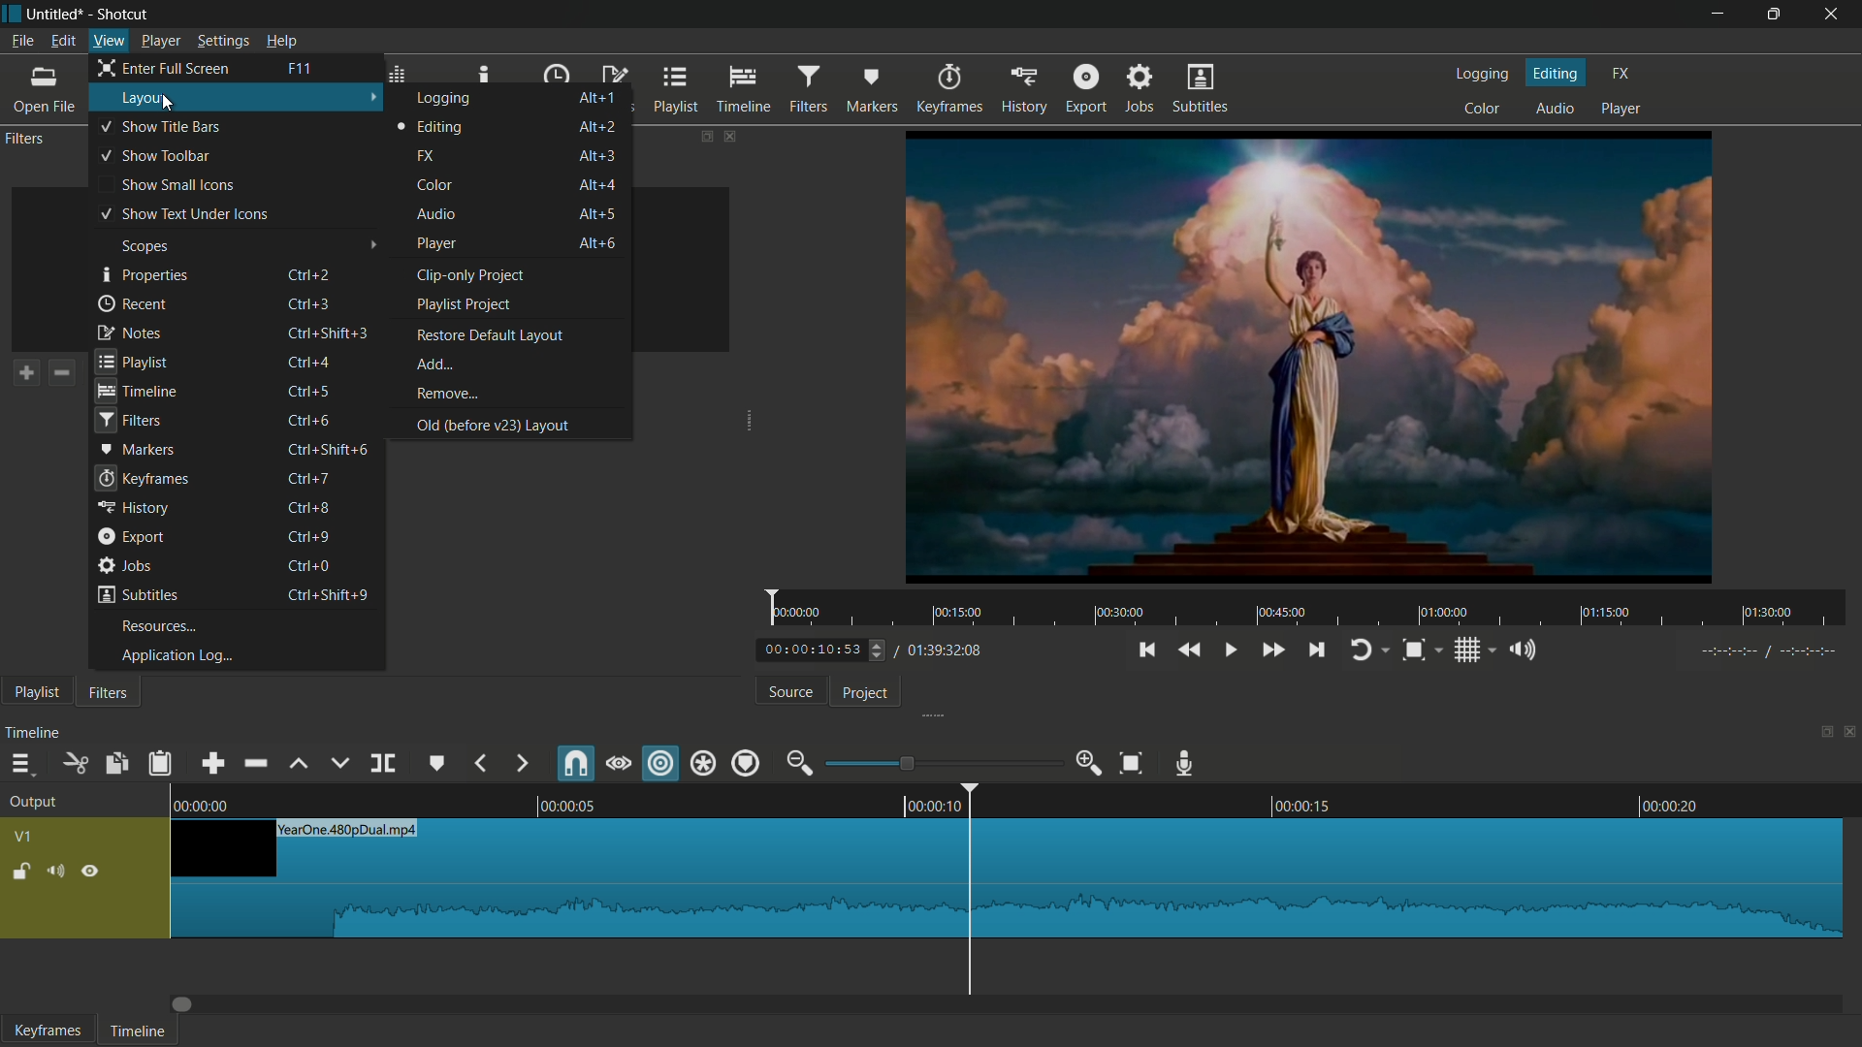  What do you see at coordinates (488, 334) in the screenshot?
I see `restore default layout` at bounding box center [488, 334].